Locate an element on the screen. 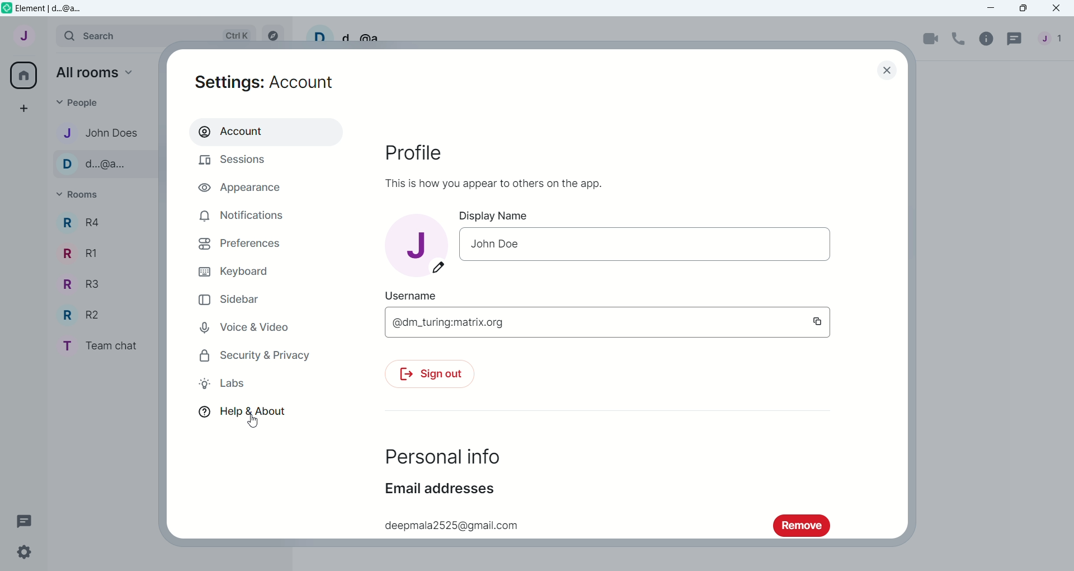 The width and height of the screenshot is (1074, 571). Keyboard is located at coordinates (233, 273).